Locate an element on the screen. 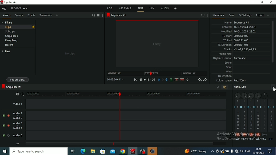 The width and height of the screenshot is (276, 155). Audio Mix A2 is located at coordinates (244, 116).